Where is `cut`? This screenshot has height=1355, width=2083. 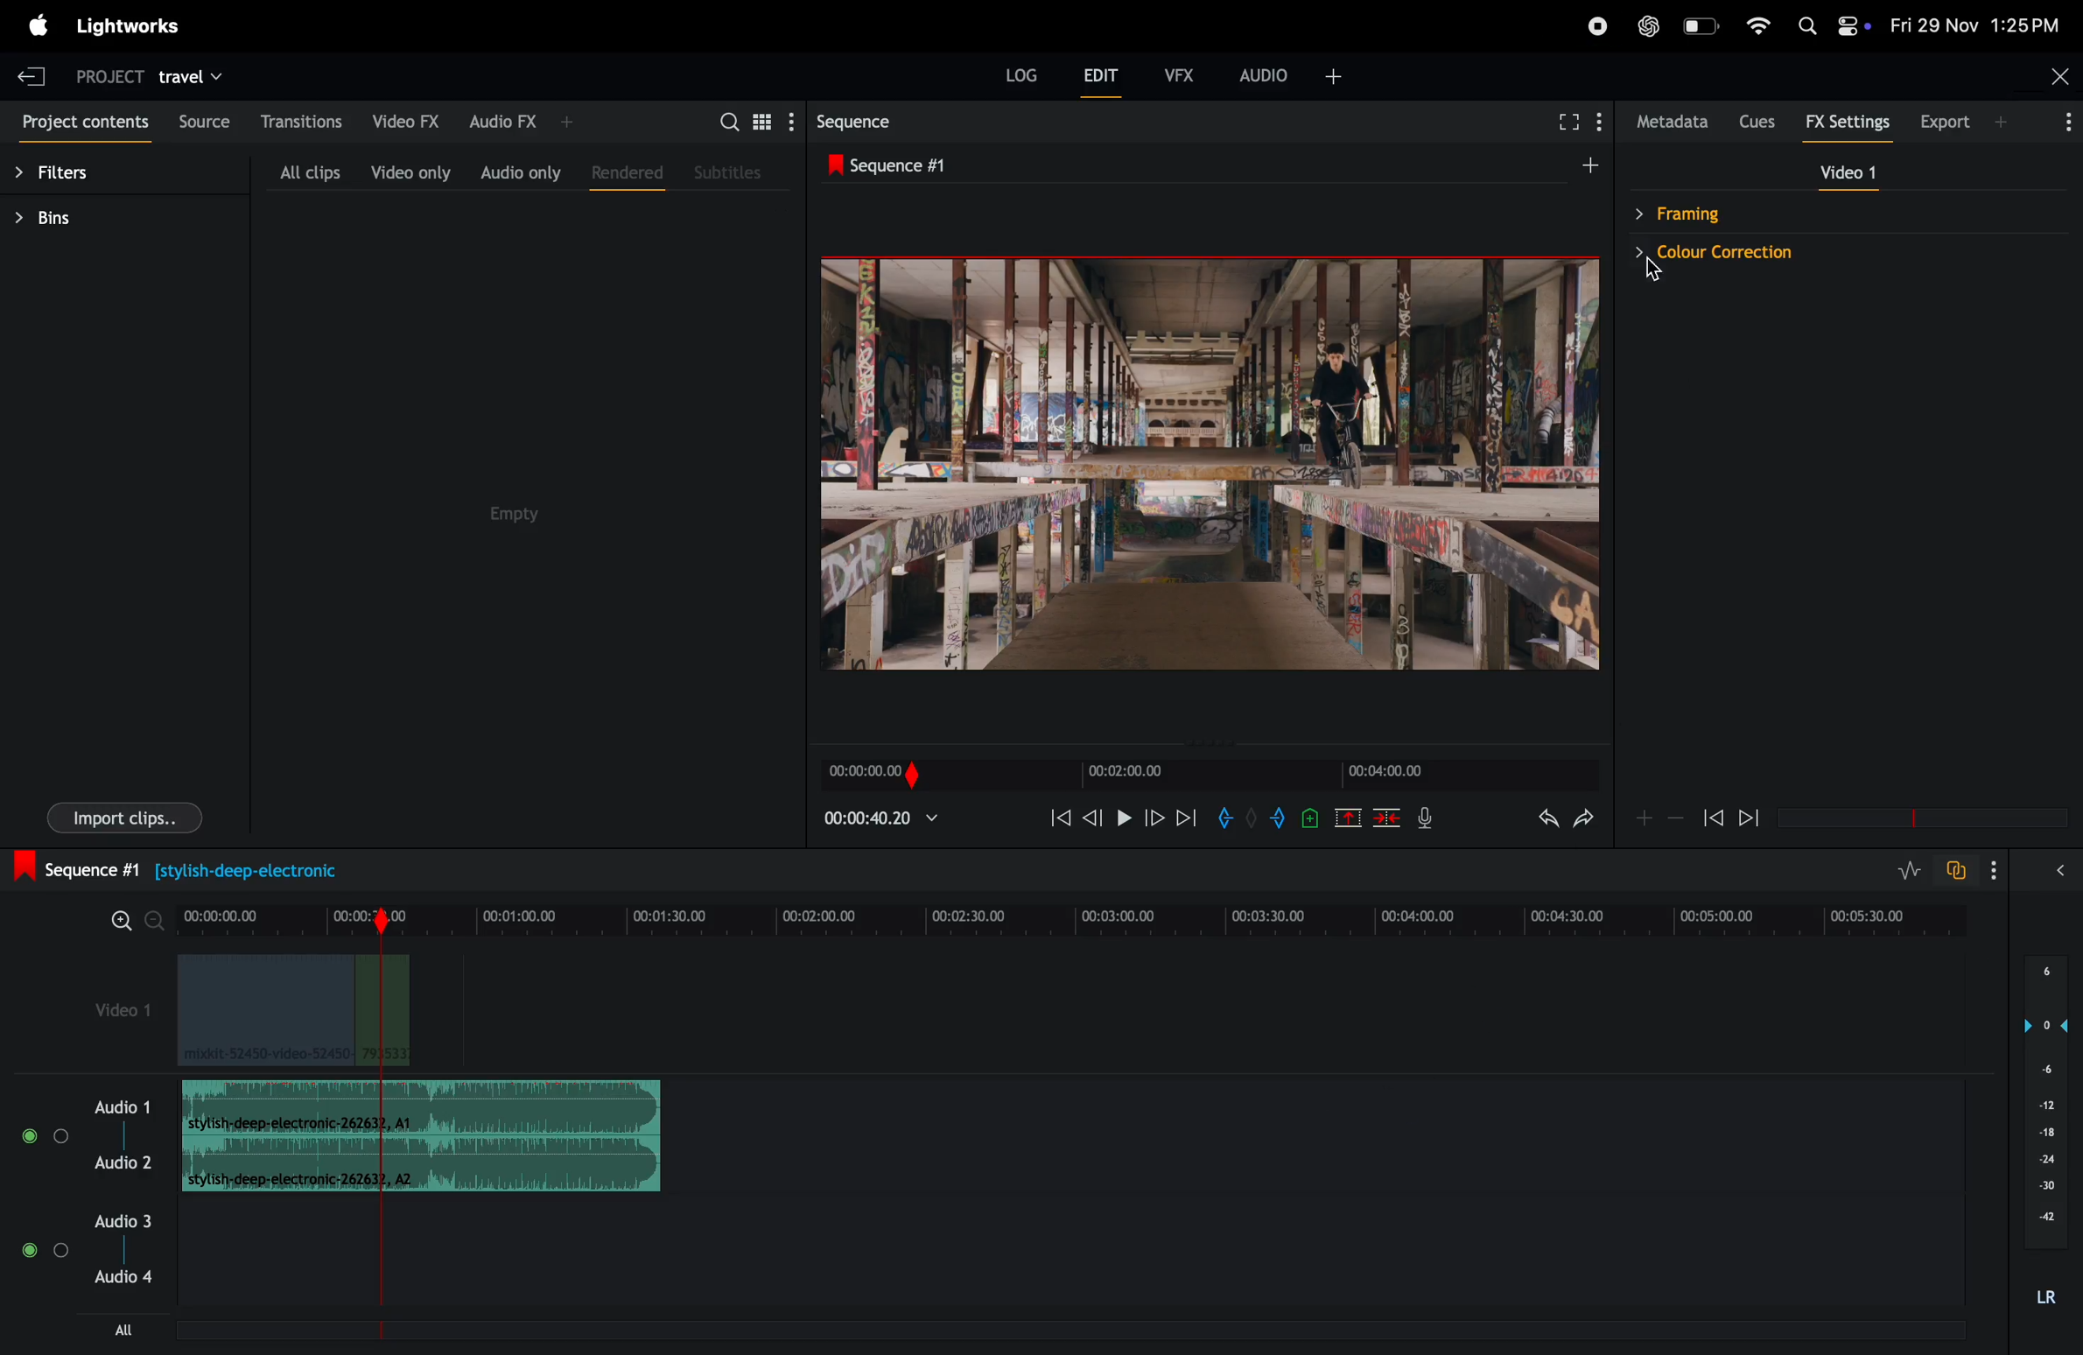
cut is located at coordinates (1347, 820).